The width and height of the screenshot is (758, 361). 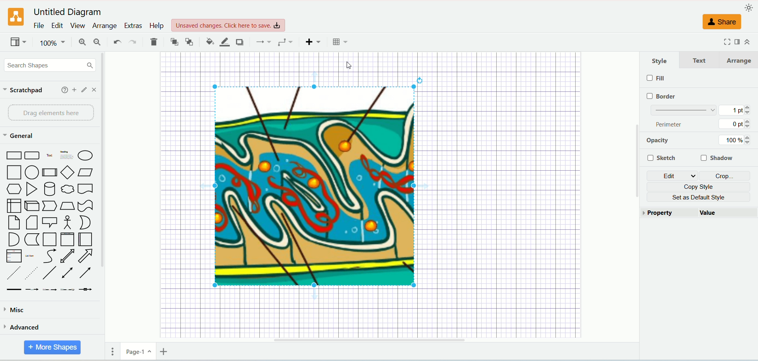 I want to click on help, so click(x=157, y=25).